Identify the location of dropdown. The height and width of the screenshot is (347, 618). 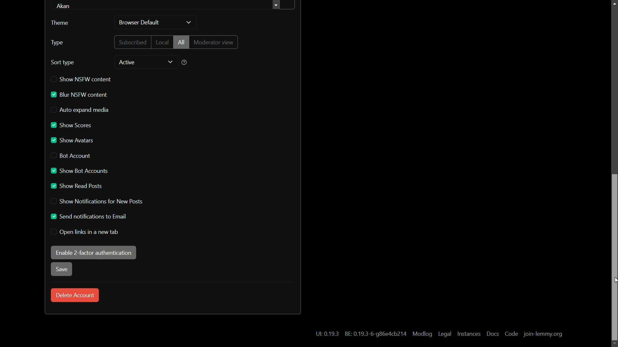
(170, 62).